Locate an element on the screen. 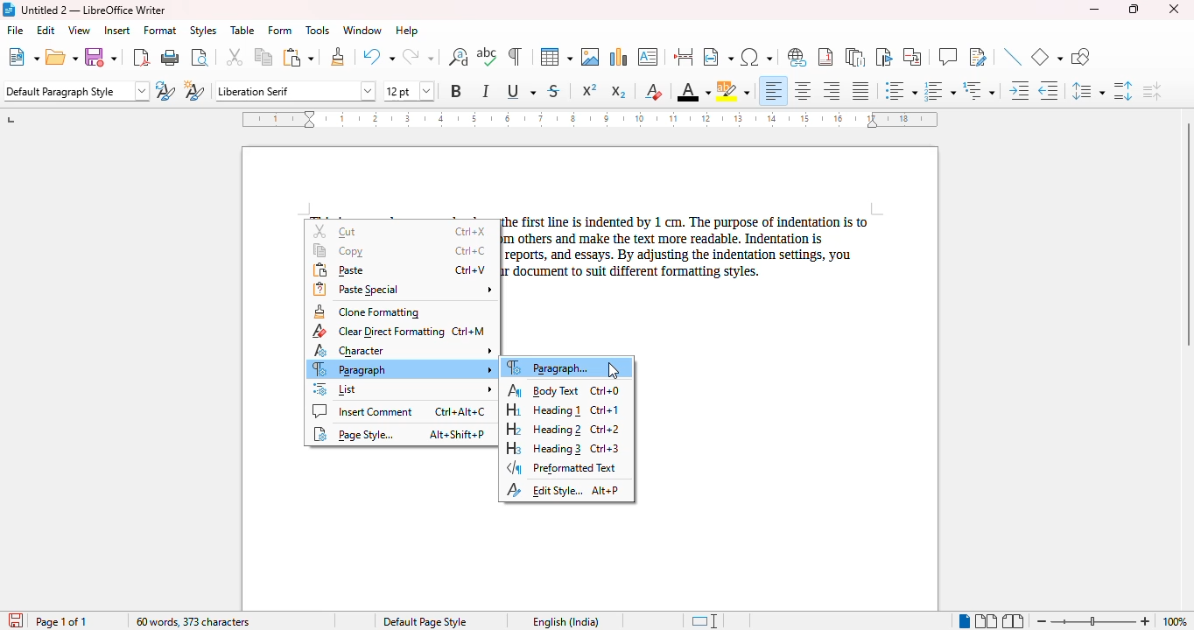 This screenshot has width=1194, height=630. paste is located at coordinates (399, 270).